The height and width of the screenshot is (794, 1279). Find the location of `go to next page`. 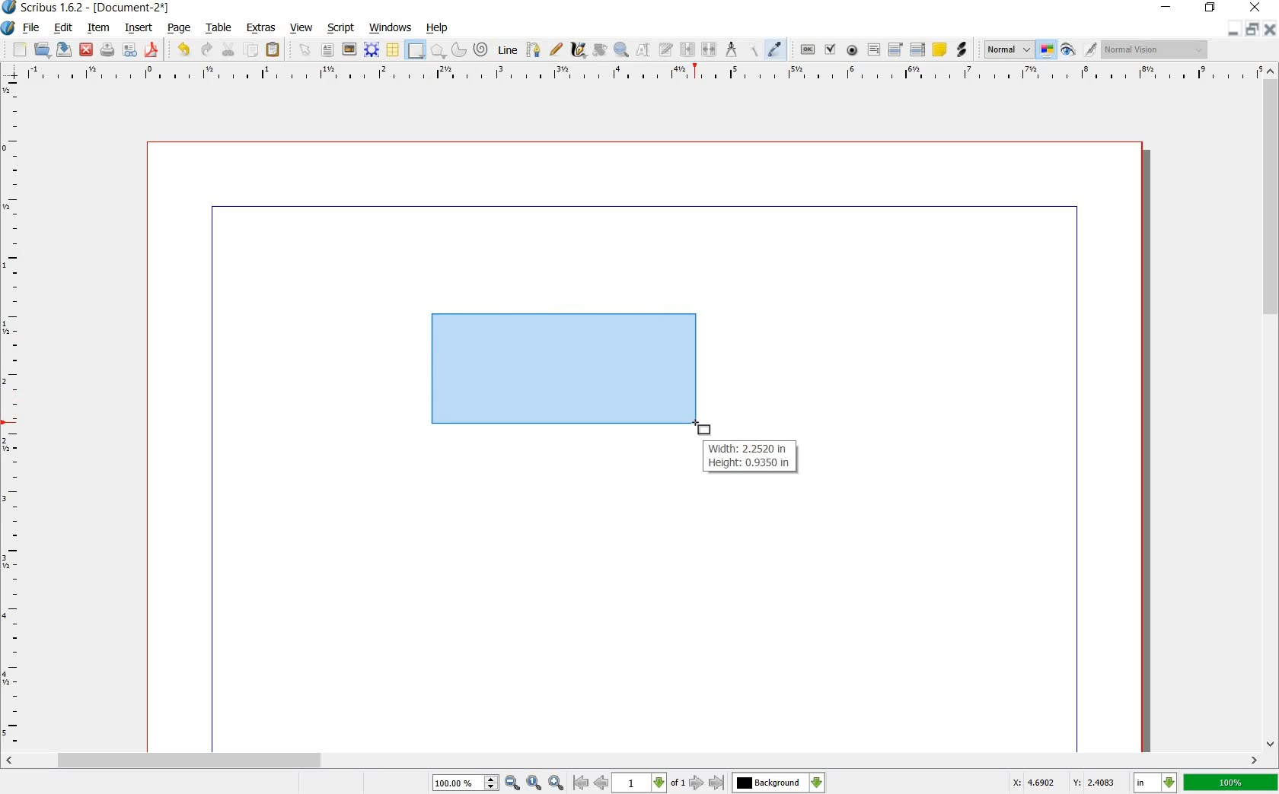

go to next page is located at coordinates (698, 783).